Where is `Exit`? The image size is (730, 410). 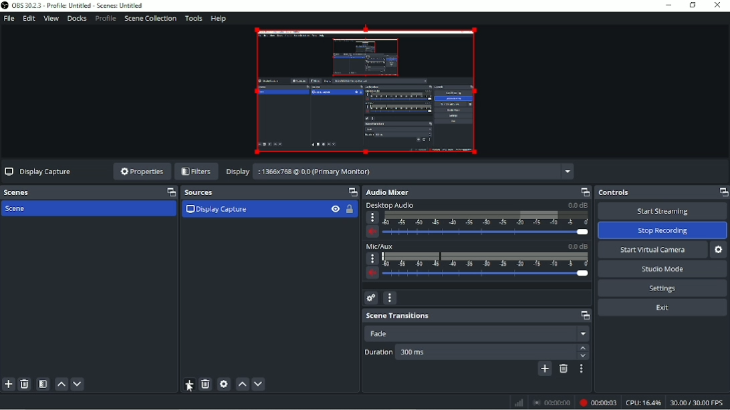 Exit is located at coordinates (662, 307).